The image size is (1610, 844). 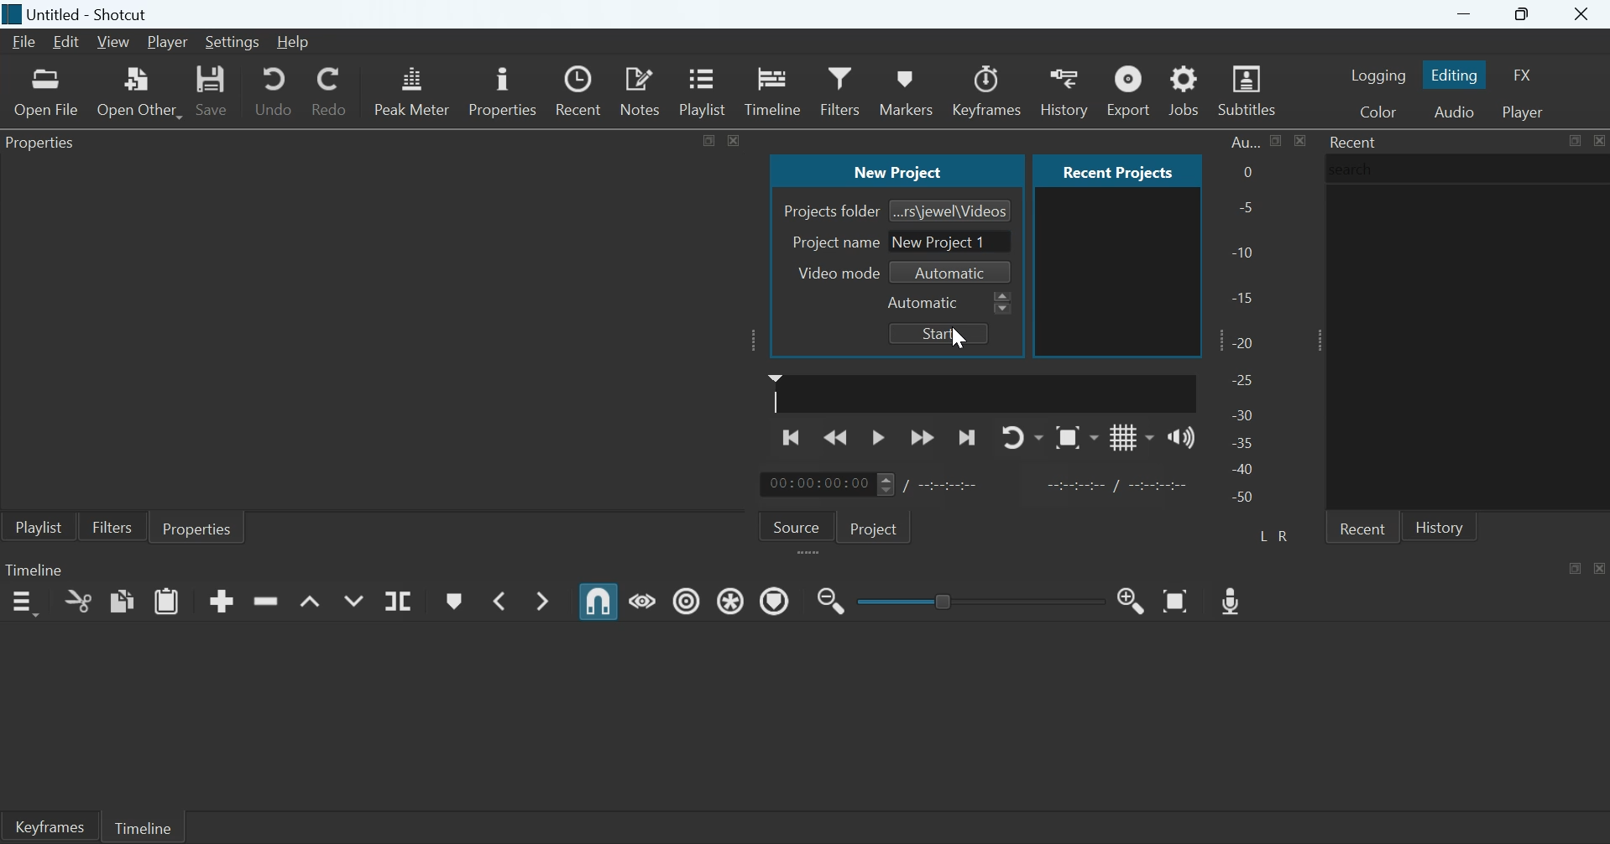 What do you see at coordinates (1178, 600) in the screenshot?
I see `Zoom timeline to fit` at bounding box center [1178, 600].